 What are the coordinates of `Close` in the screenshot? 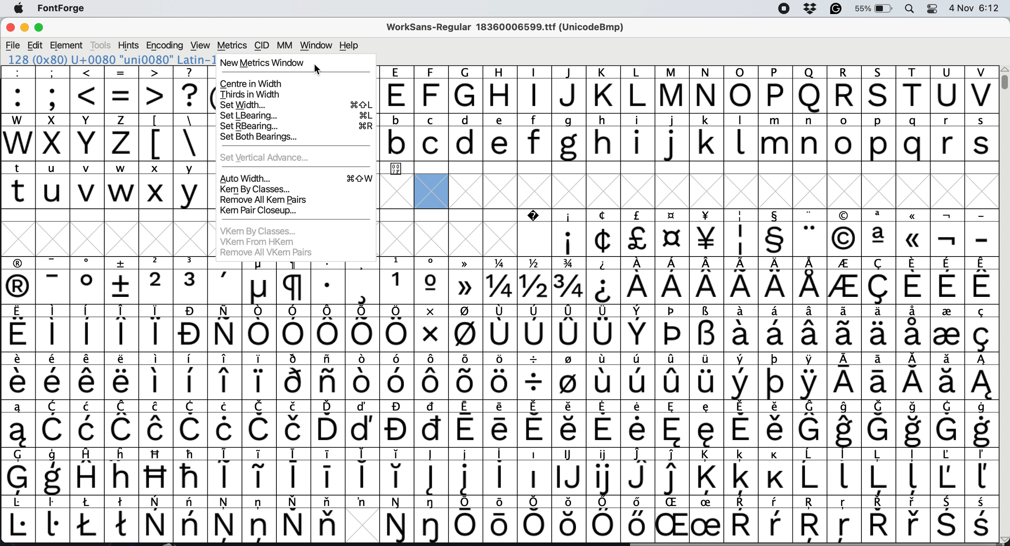 It's located at (10, 26).